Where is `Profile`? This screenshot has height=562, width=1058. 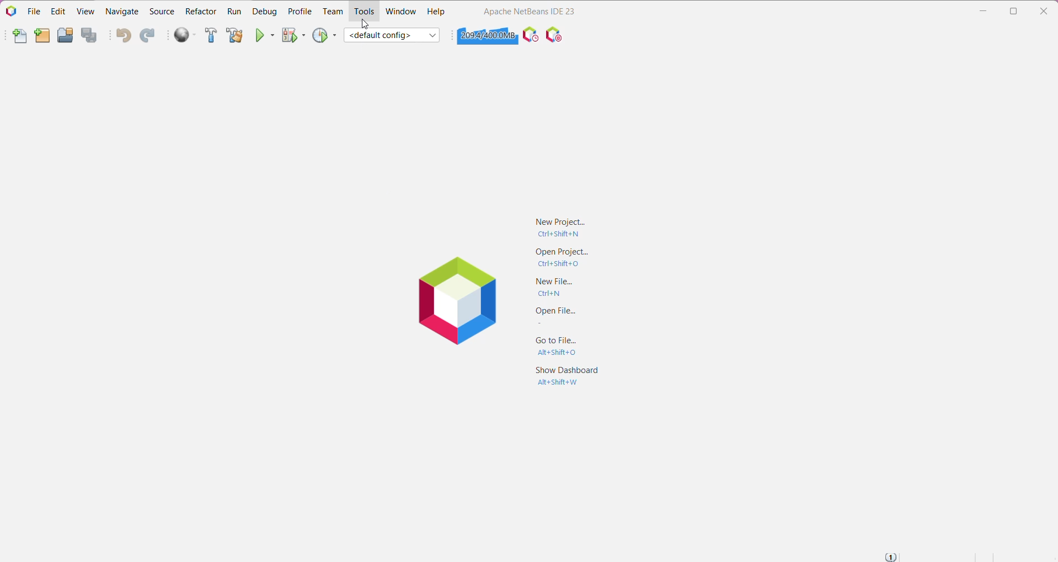 Profile is located at coordinates (300, 11).